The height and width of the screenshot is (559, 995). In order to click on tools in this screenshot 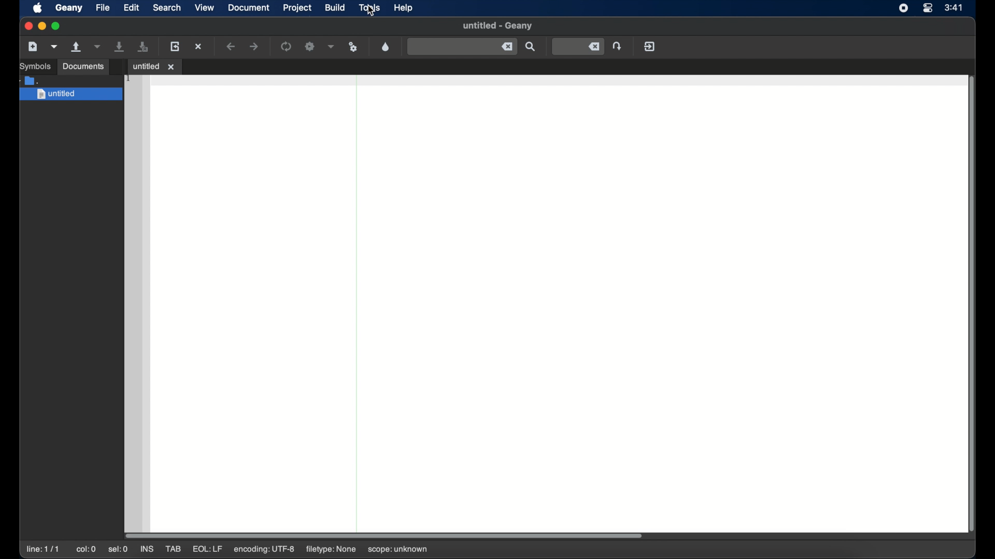, I will do `click(371, 8)`.